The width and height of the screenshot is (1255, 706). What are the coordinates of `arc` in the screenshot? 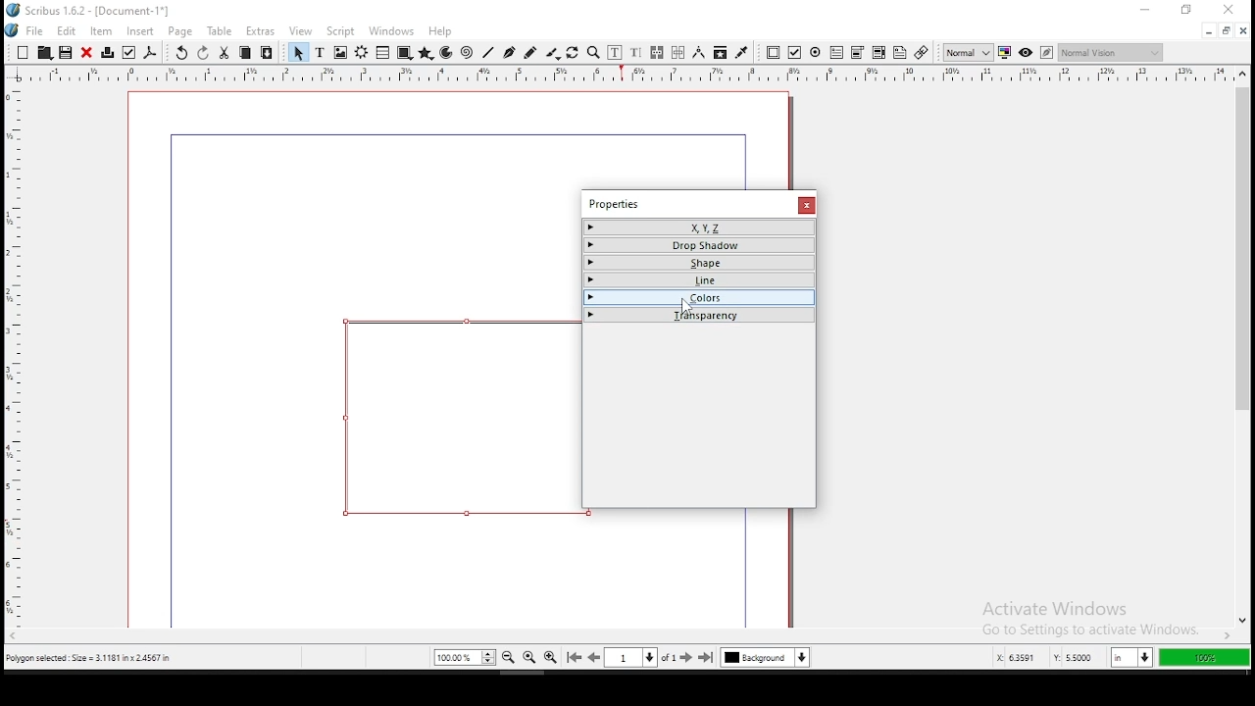 It's located at (447, 53).